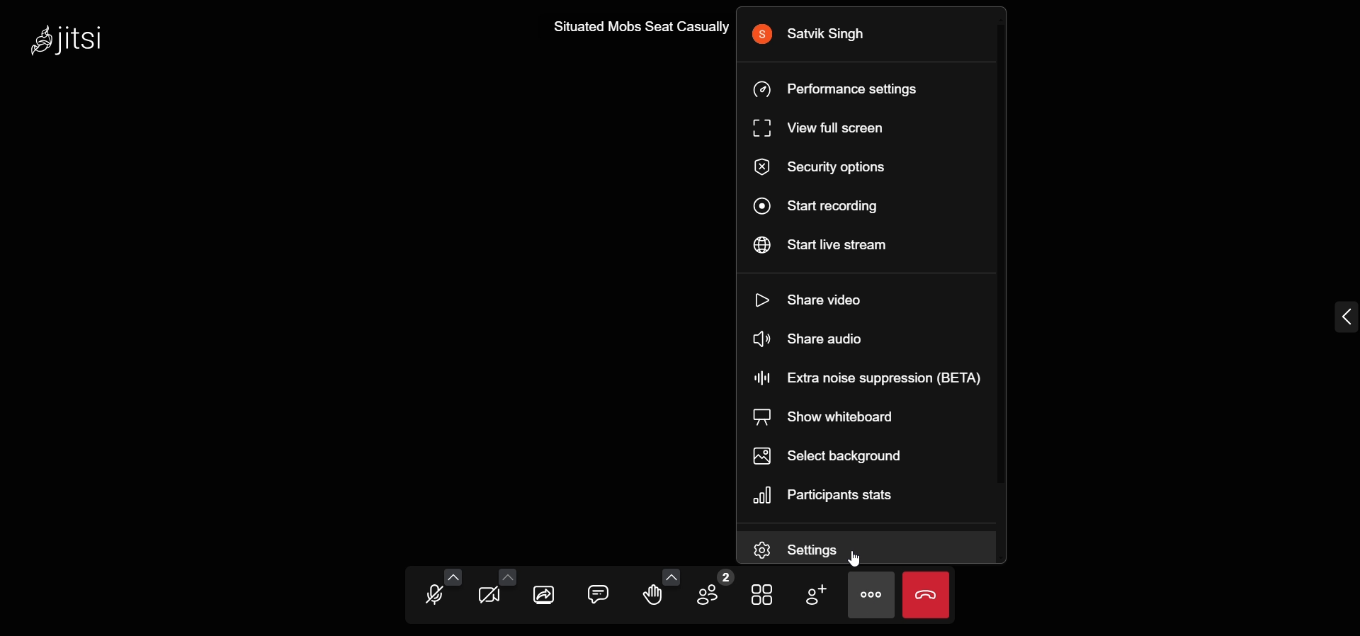  What do you see at coordinates (433, 596) in the screenshot?
I see `microphone` at bounding box center [433, 596].